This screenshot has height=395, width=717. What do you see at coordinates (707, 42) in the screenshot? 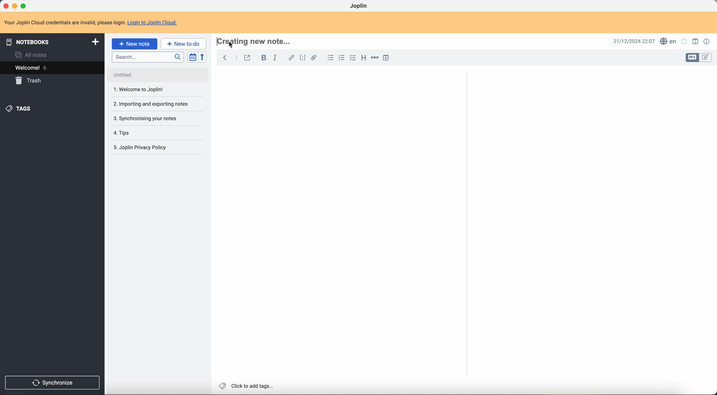
I see `note properties` at bounding box center [707, 42].